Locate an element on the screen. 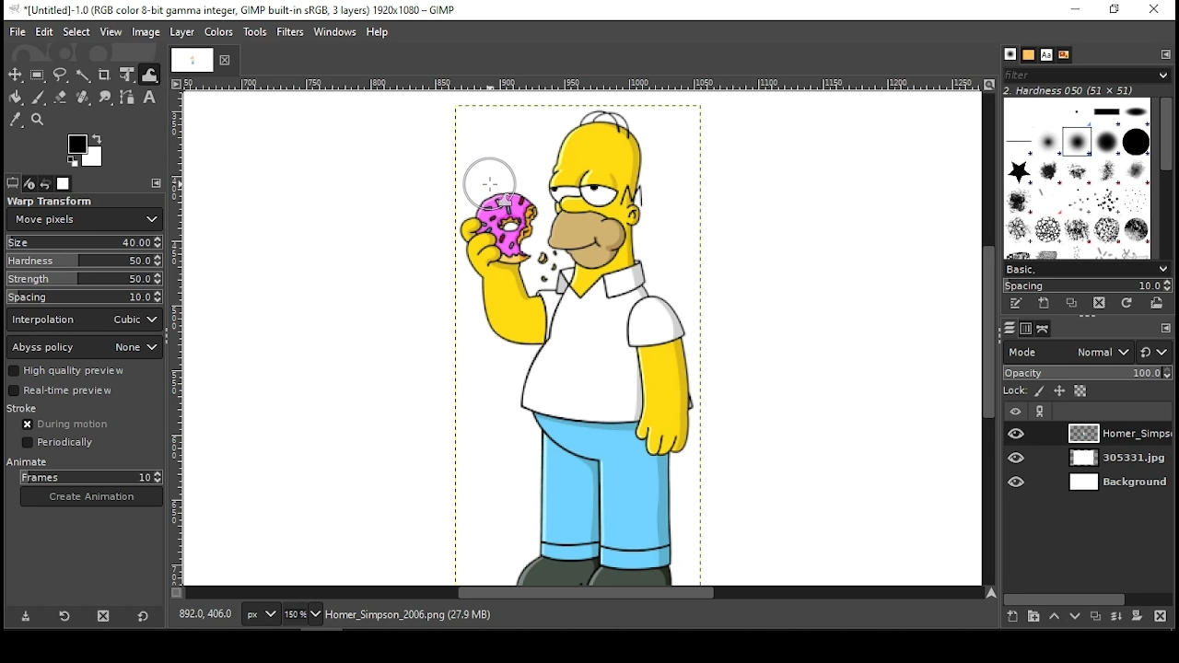 This screenshot has width=1179, height=663. fuzzy select tool is located at coordinates (84, 75).